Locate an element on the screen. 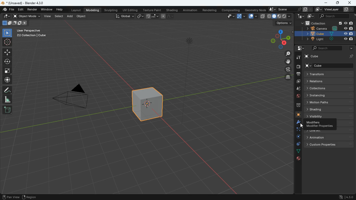  window is located at coordinates (47, 9).